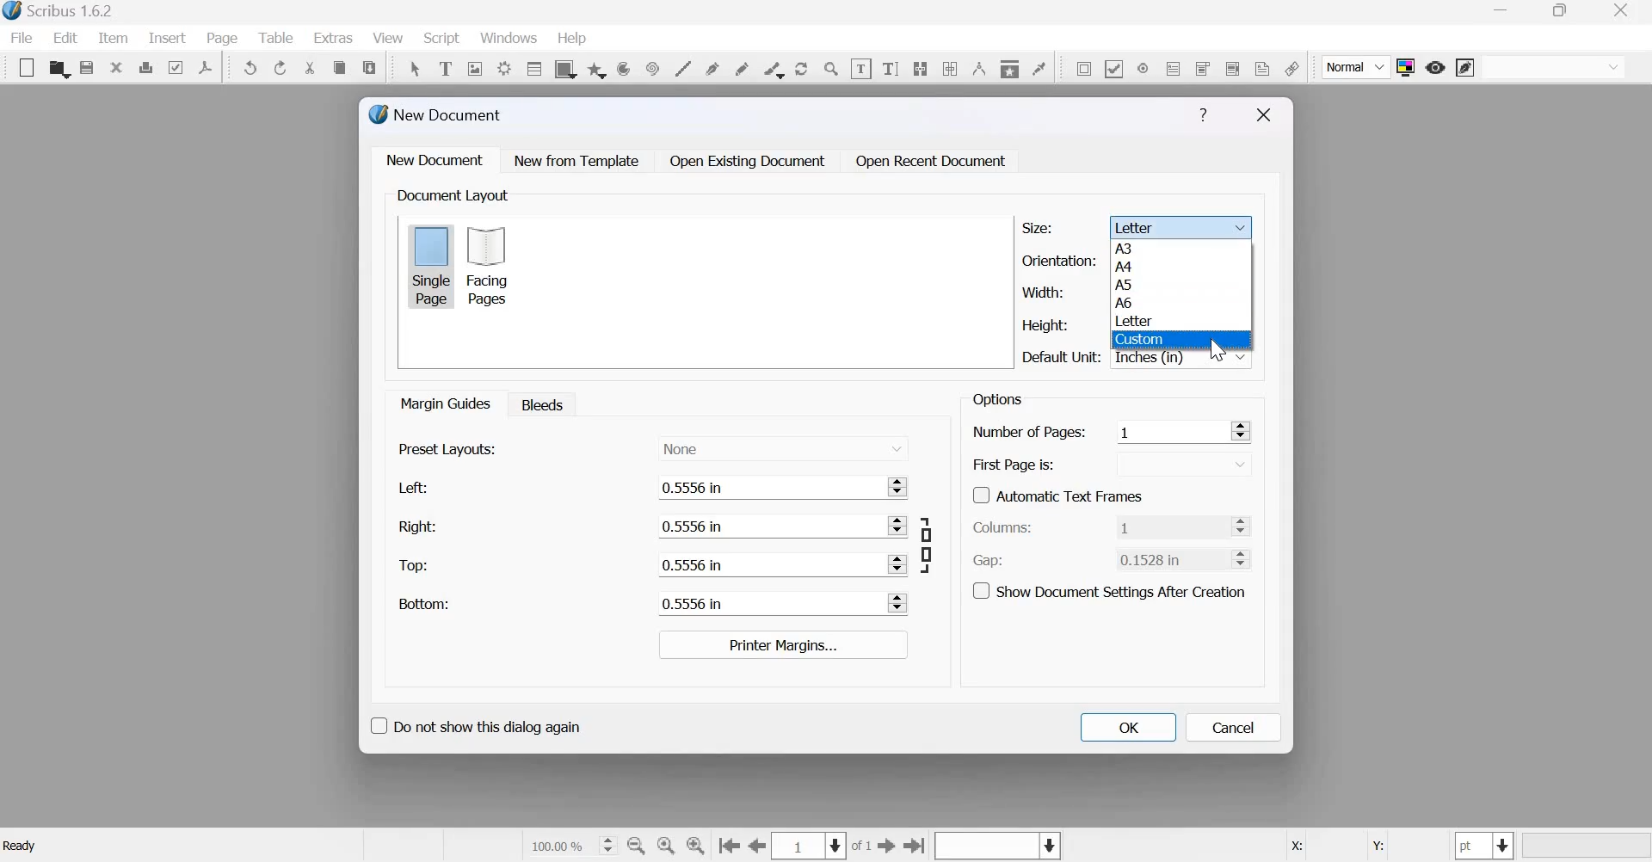 The height and width of the screenshot is (862, 1652). What do you see at coordinates (1059, 259) in the screenshot?
I see `Orientation: ` at bounding box center [1059, 259].